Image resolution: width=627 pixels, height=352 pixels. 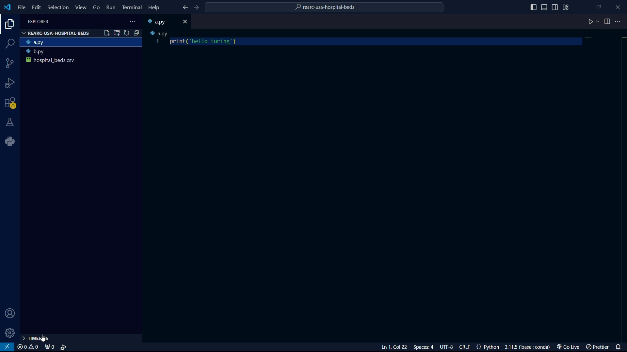 I want to click on select and start debug configuration, so click(x=64, y=347).